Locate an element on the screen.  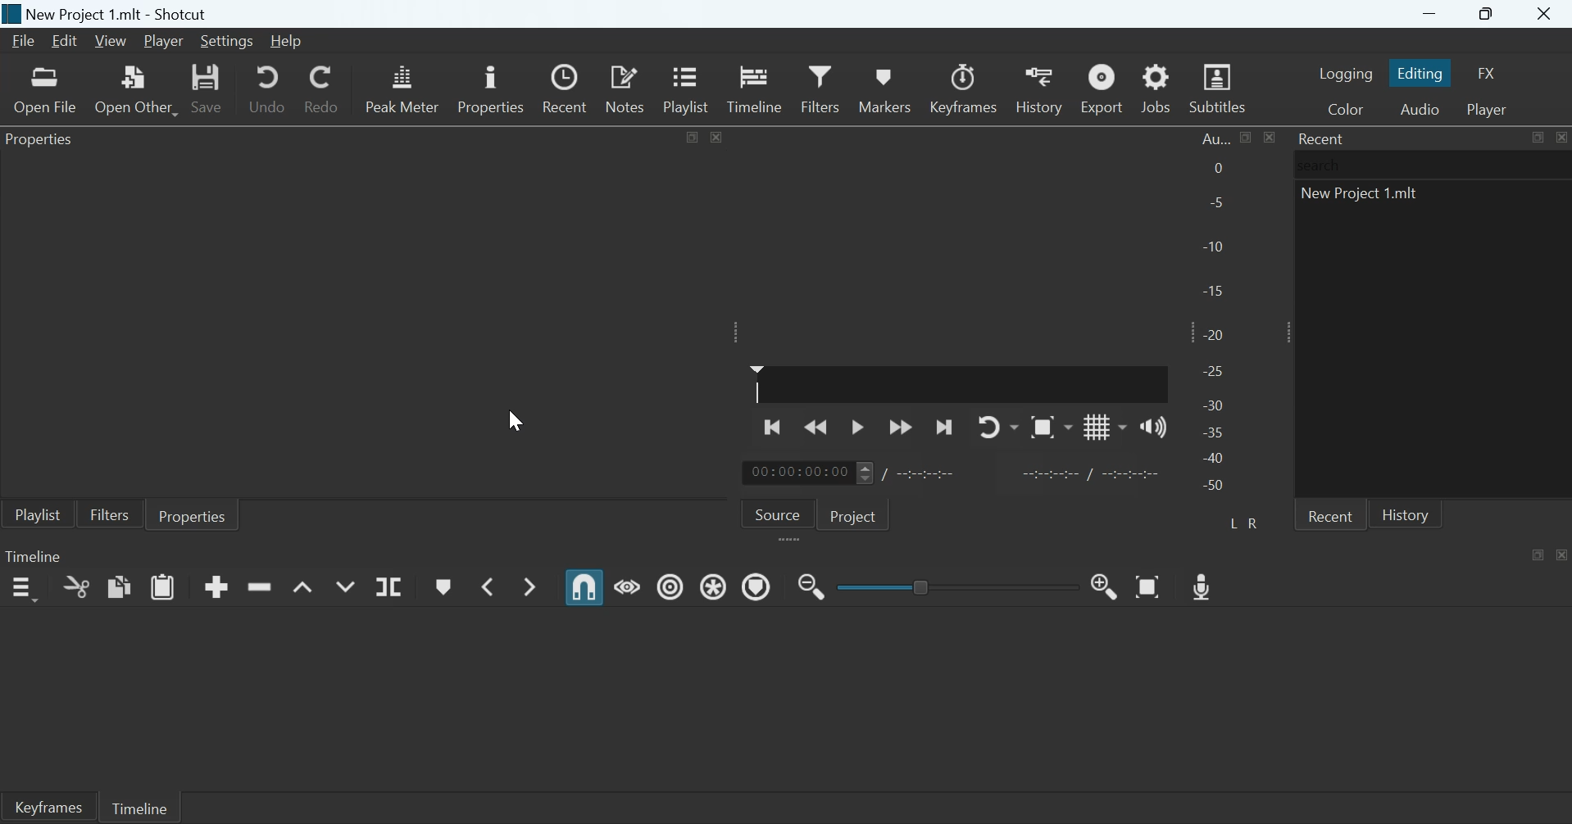
Maximize is located at coordinates (1537, 138).